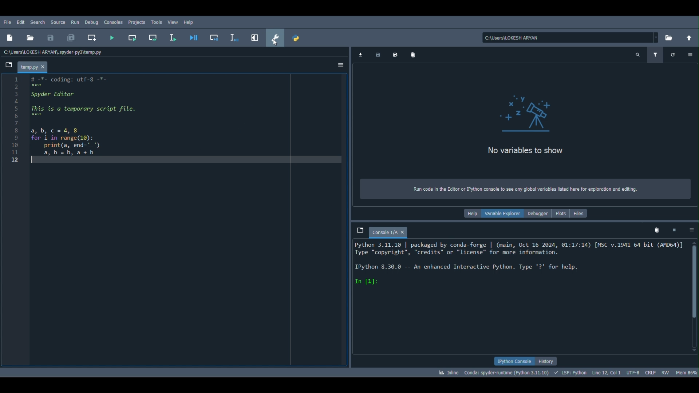  What do you see at coordinates (652, 372) in the screenshot?
I see `File EOL Status` at bounding box center [652, 372].